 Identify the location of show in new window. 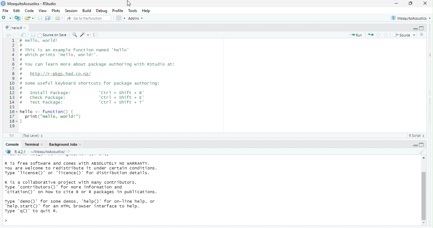
(23, 35).